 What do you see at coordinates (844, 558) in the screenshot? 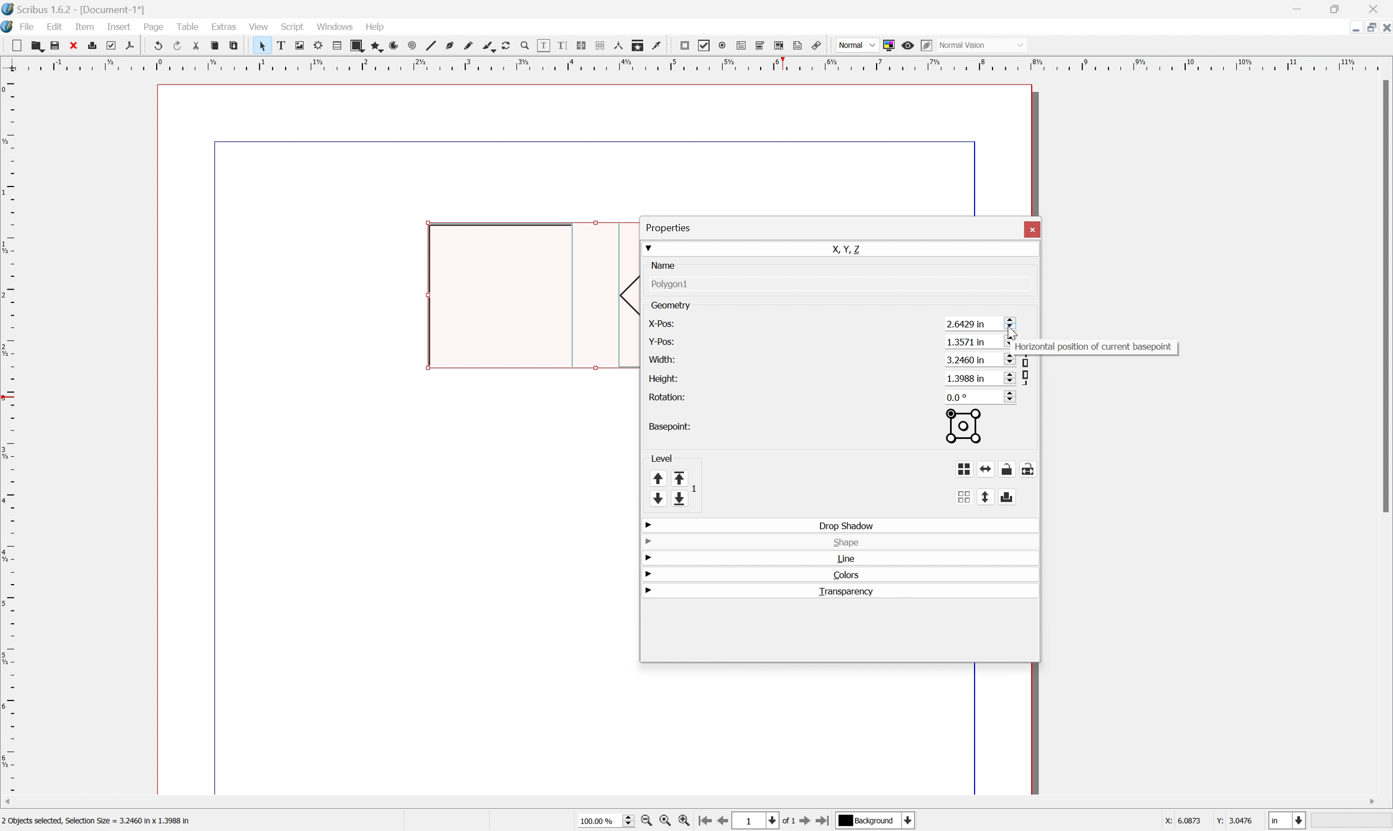
I see `line` at bounding box center [844, 558].